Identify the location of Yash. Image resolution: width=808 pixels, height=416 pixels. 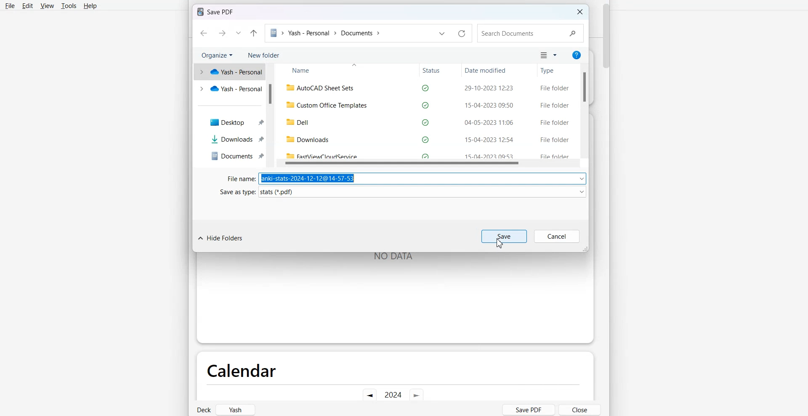
(237, 409).